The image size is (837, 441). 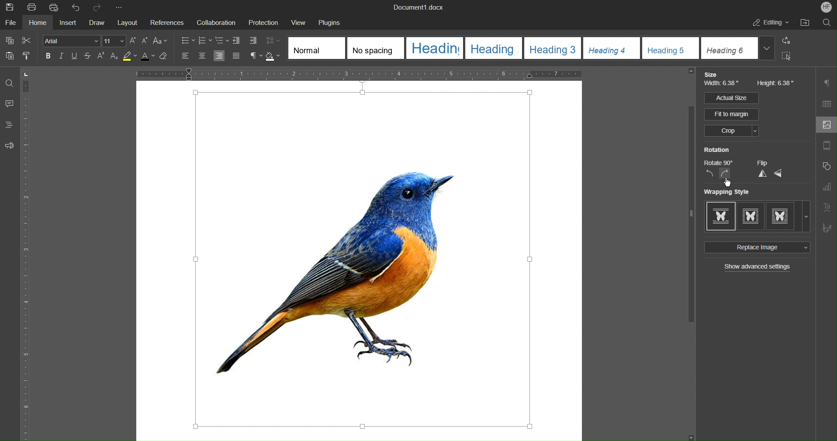 I want to click on Decrease Font Size, so click(x=144, y=41).